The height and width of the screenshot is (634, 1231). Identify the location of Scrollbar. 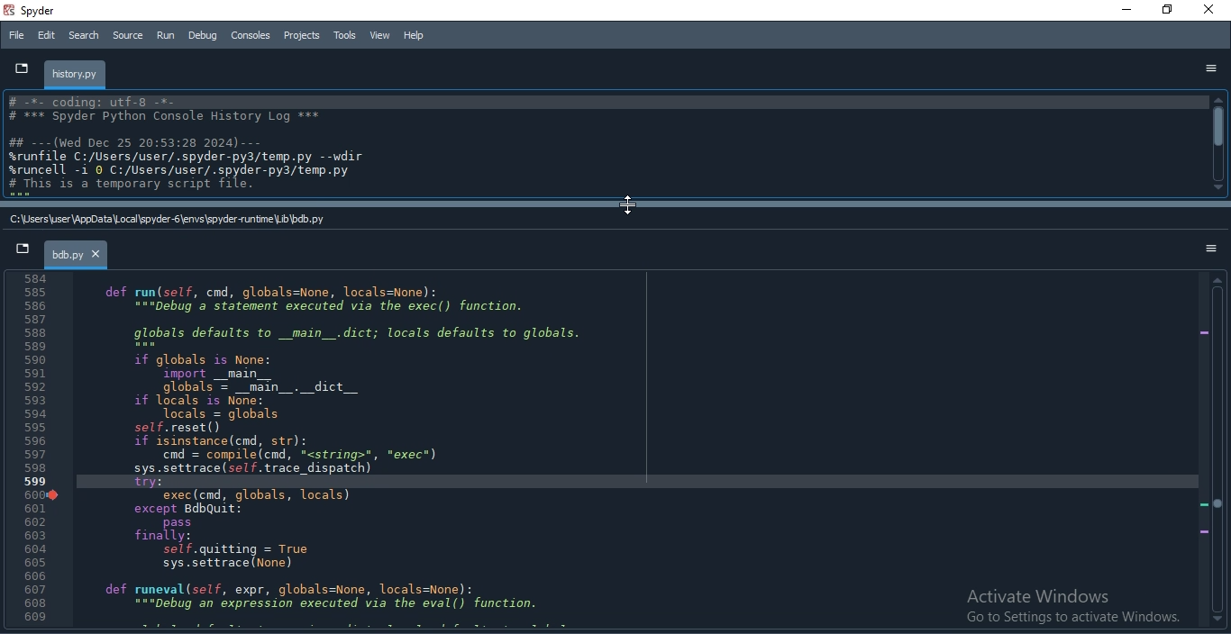
(1218, 144).